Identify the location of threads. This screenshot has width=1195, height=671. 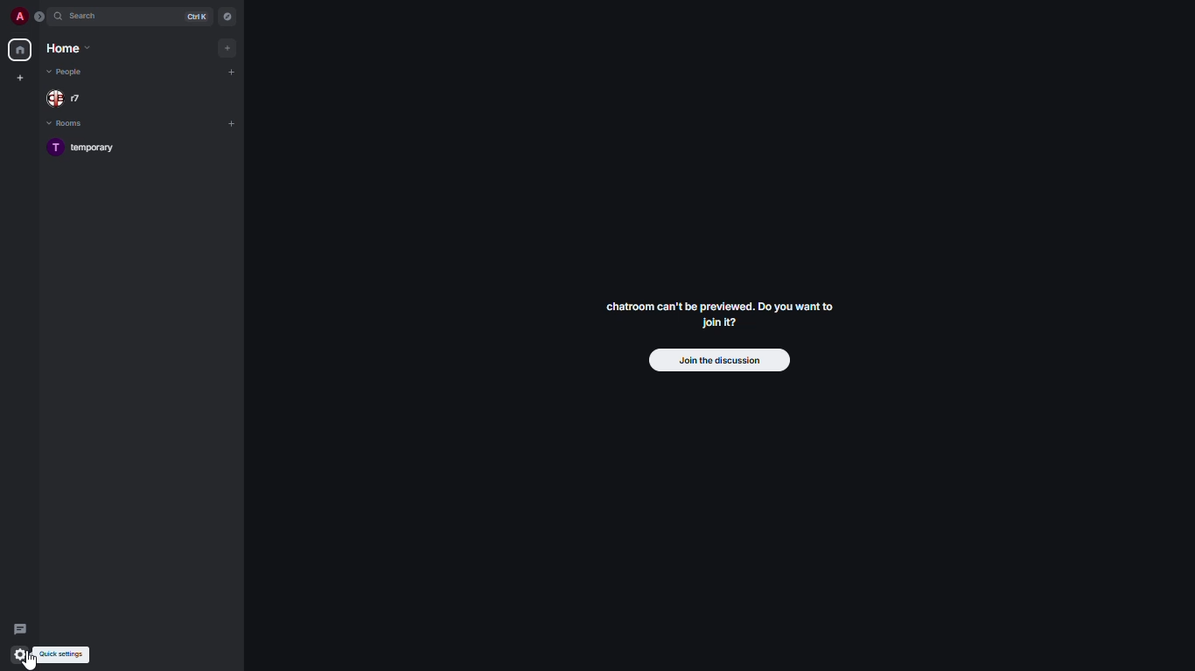
(21, 627).